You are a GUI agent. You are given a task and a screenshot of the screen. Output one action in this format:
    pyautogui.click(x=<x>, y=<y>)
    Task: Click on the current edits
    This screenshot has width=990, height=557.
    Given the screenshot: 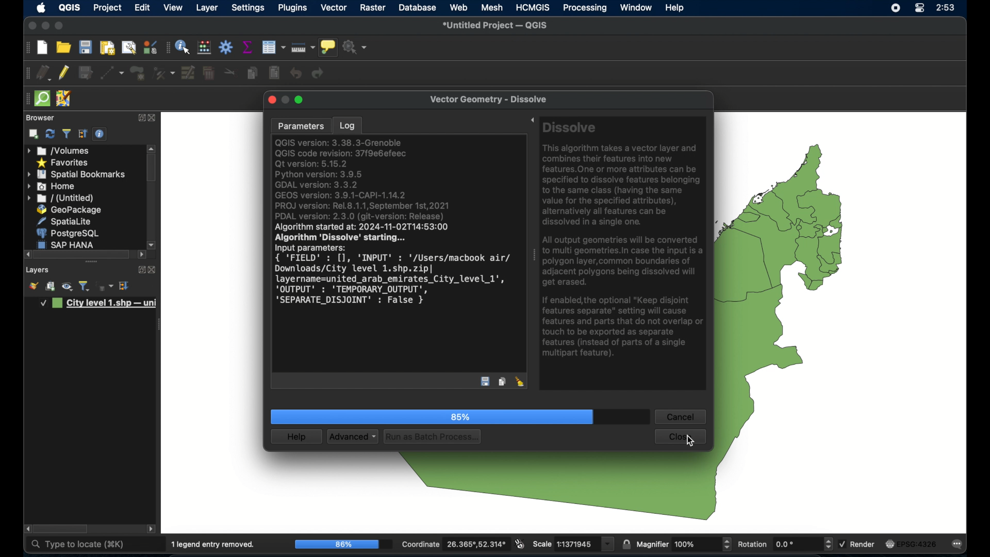 What is the action you would take?
    pyautogui.click(x=44, y=73)
    